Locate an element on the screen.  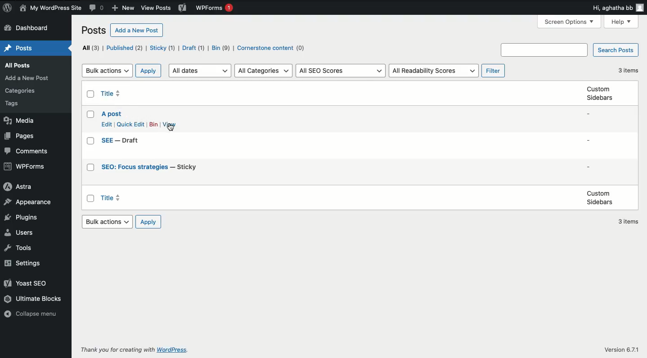
Settings is located at coordinates (25, 264).